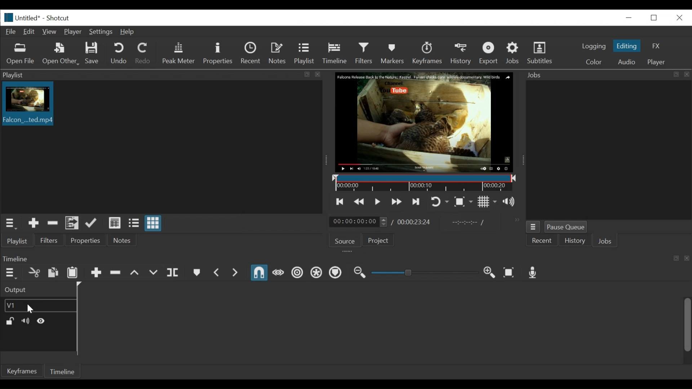  I want to click on FX, so click(655, 46).